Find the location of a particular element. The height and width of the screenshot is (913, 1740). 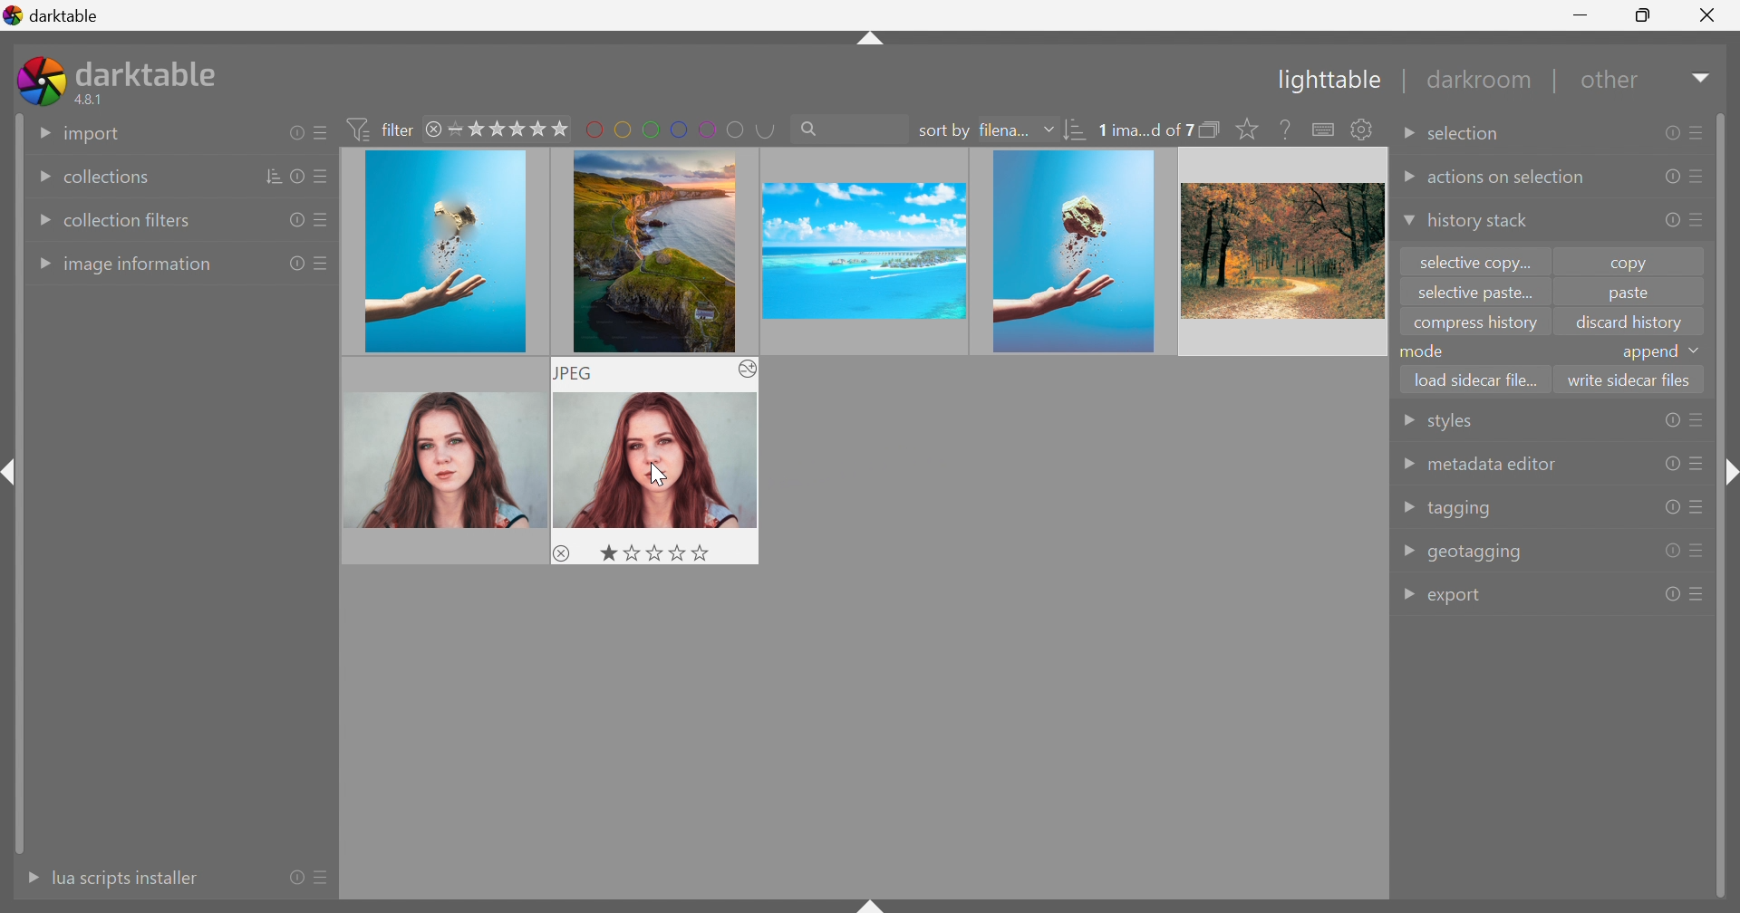

filena... is located at coordinates (1001, 131).